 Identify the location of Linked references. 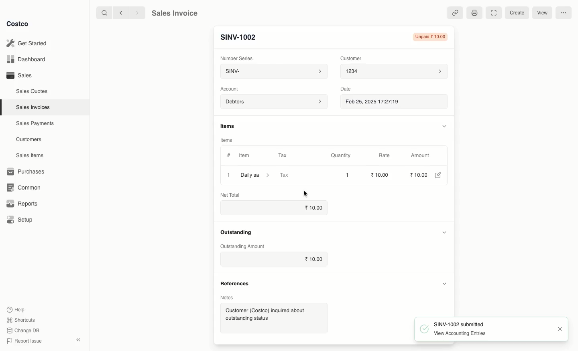
(455, 12).